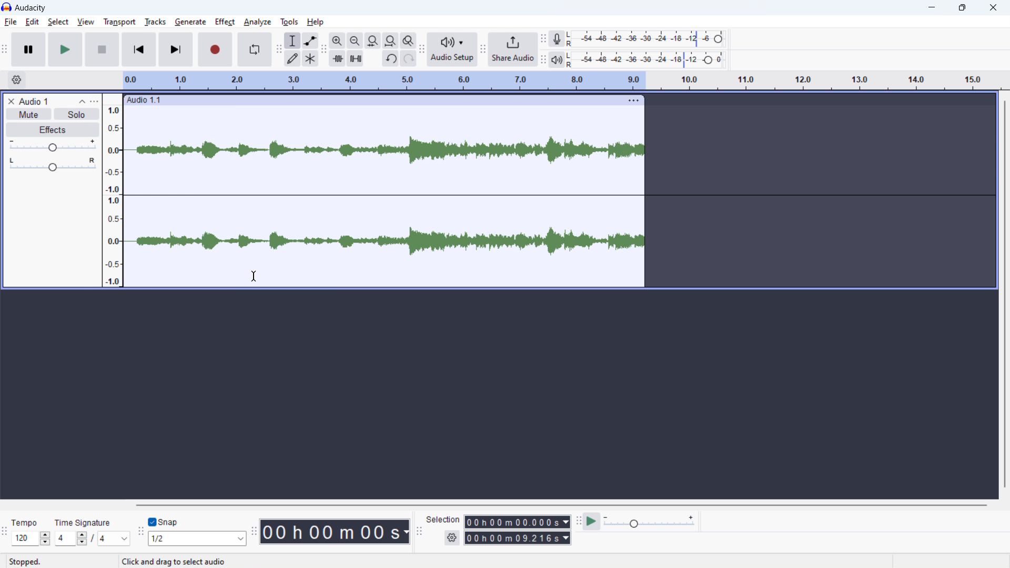  What do you see at coordinates (1001, 295) in the screenshot?
I see `Vertical scrollbar` at bounding box center [1001, 295].